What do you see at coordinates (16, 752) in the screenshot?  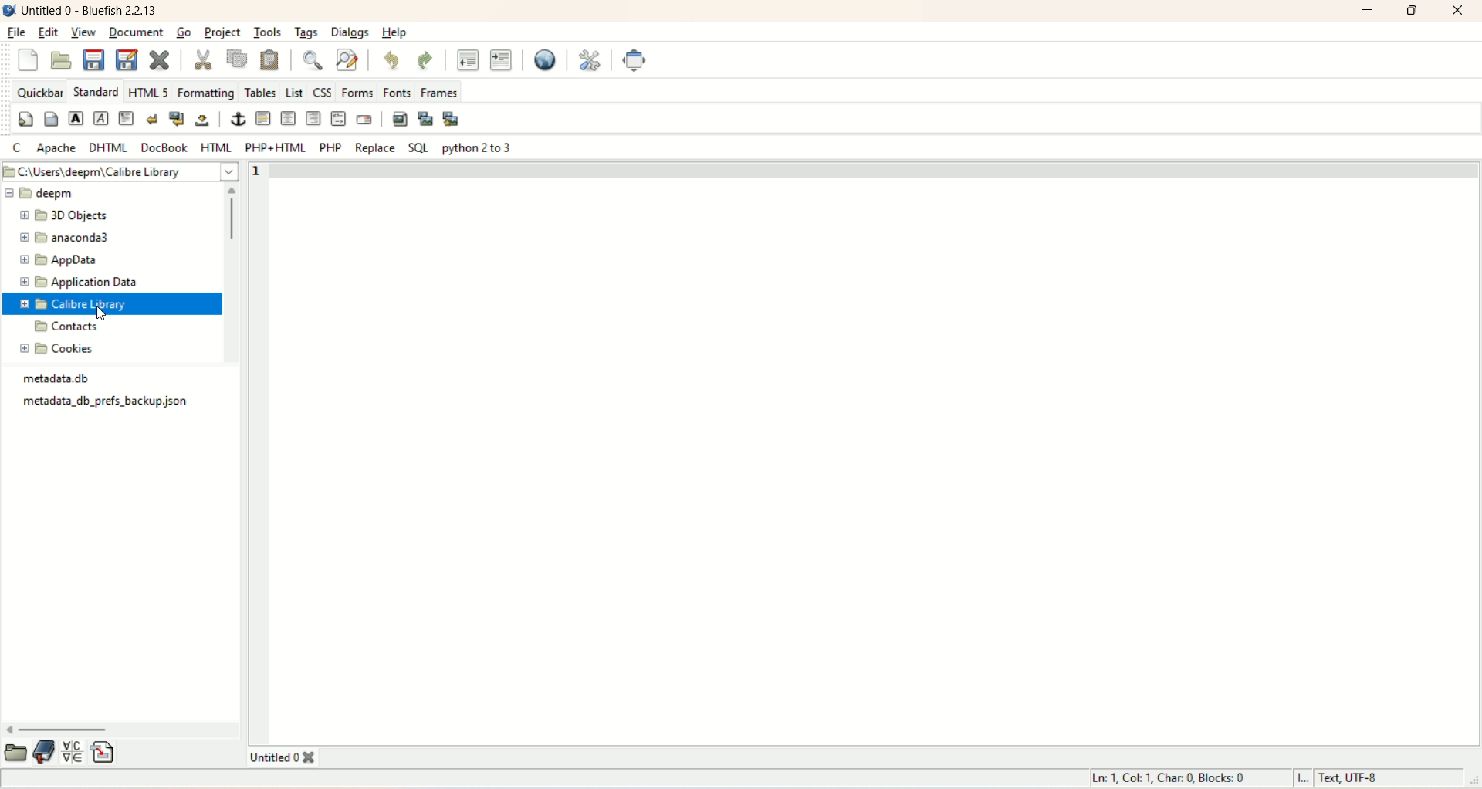 I see `open` at bounding box center [16, 752].